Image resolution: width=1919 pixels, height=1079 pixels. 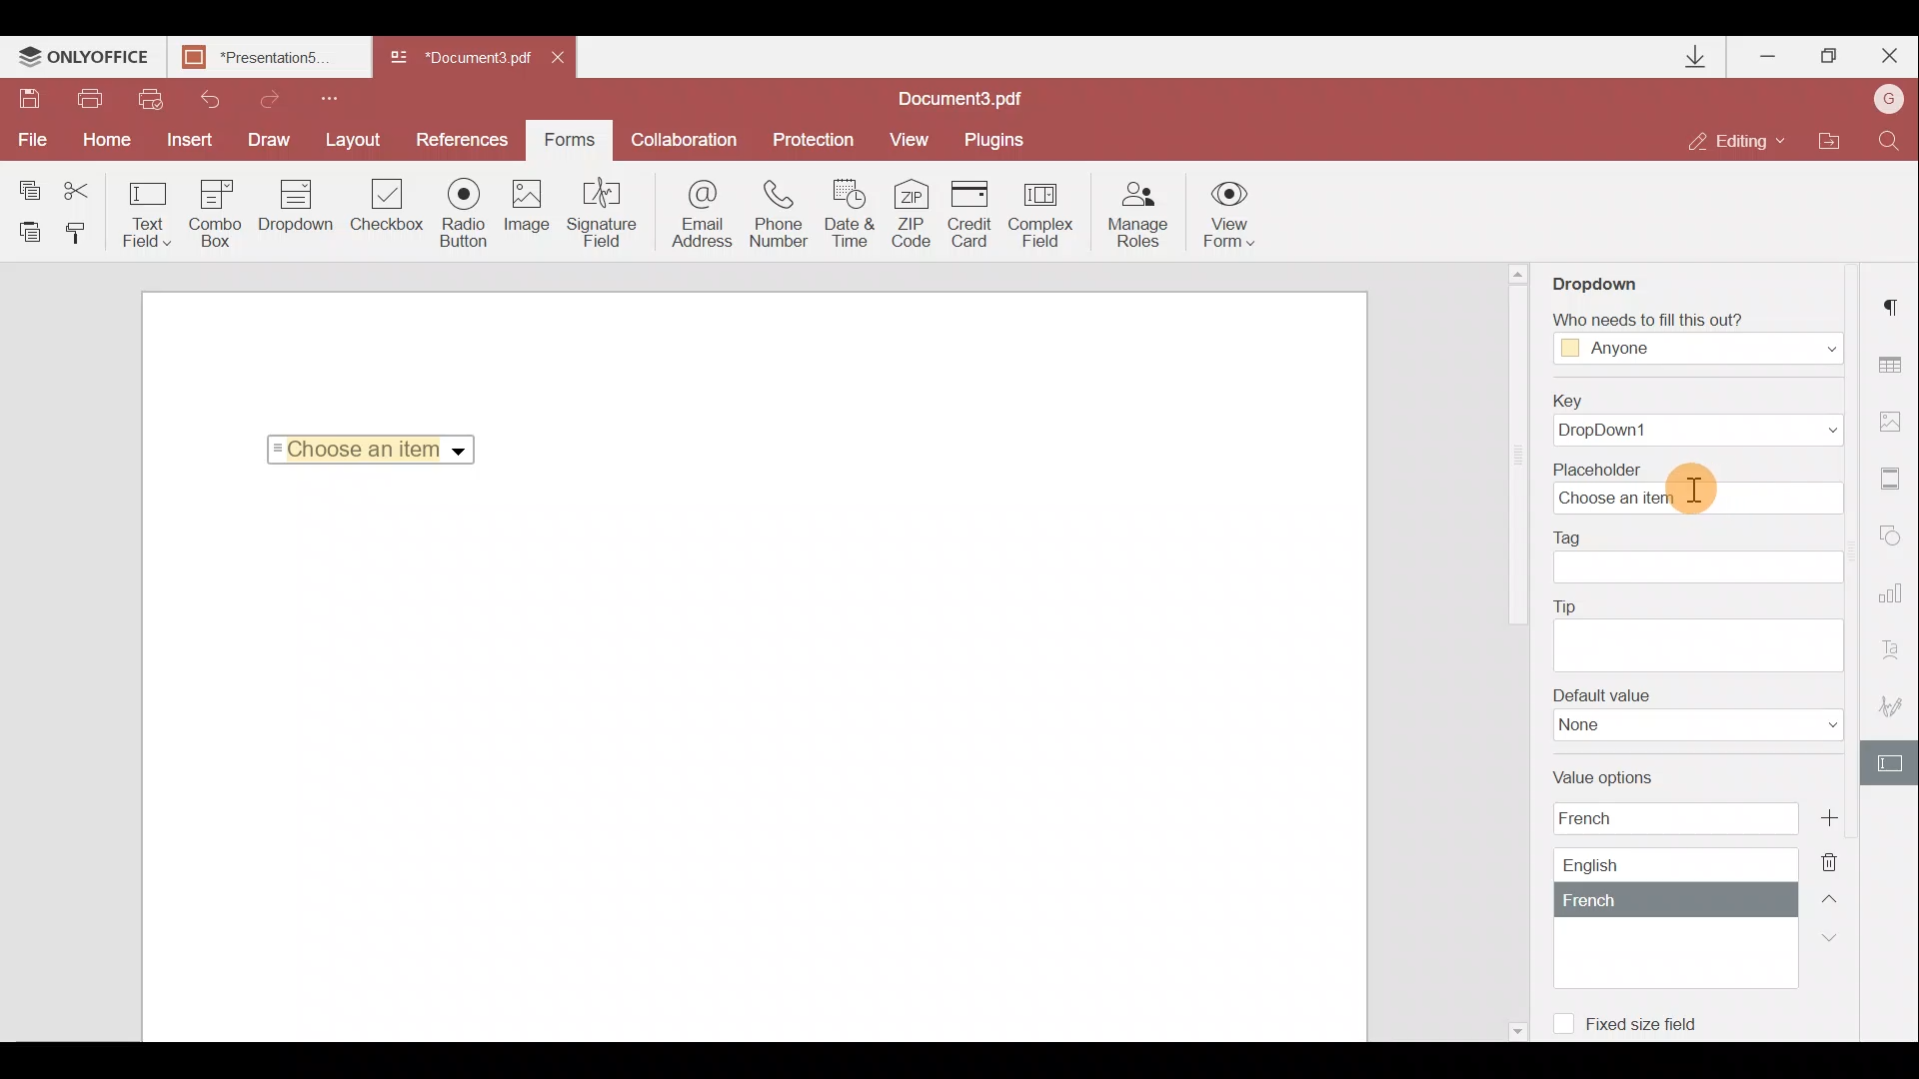 I want to click on Maximize, so click(x=1830, y=56).